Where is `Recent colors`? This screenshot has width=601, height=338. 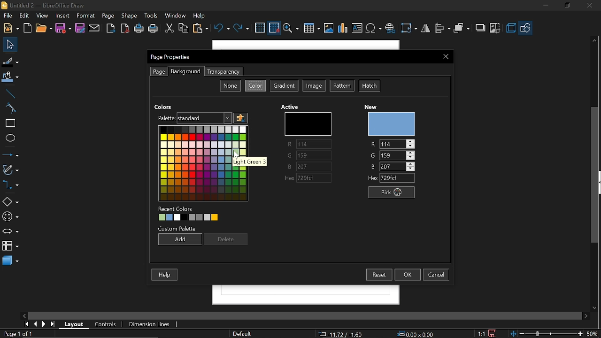
Recent colors is located at coordinates (177, 208).